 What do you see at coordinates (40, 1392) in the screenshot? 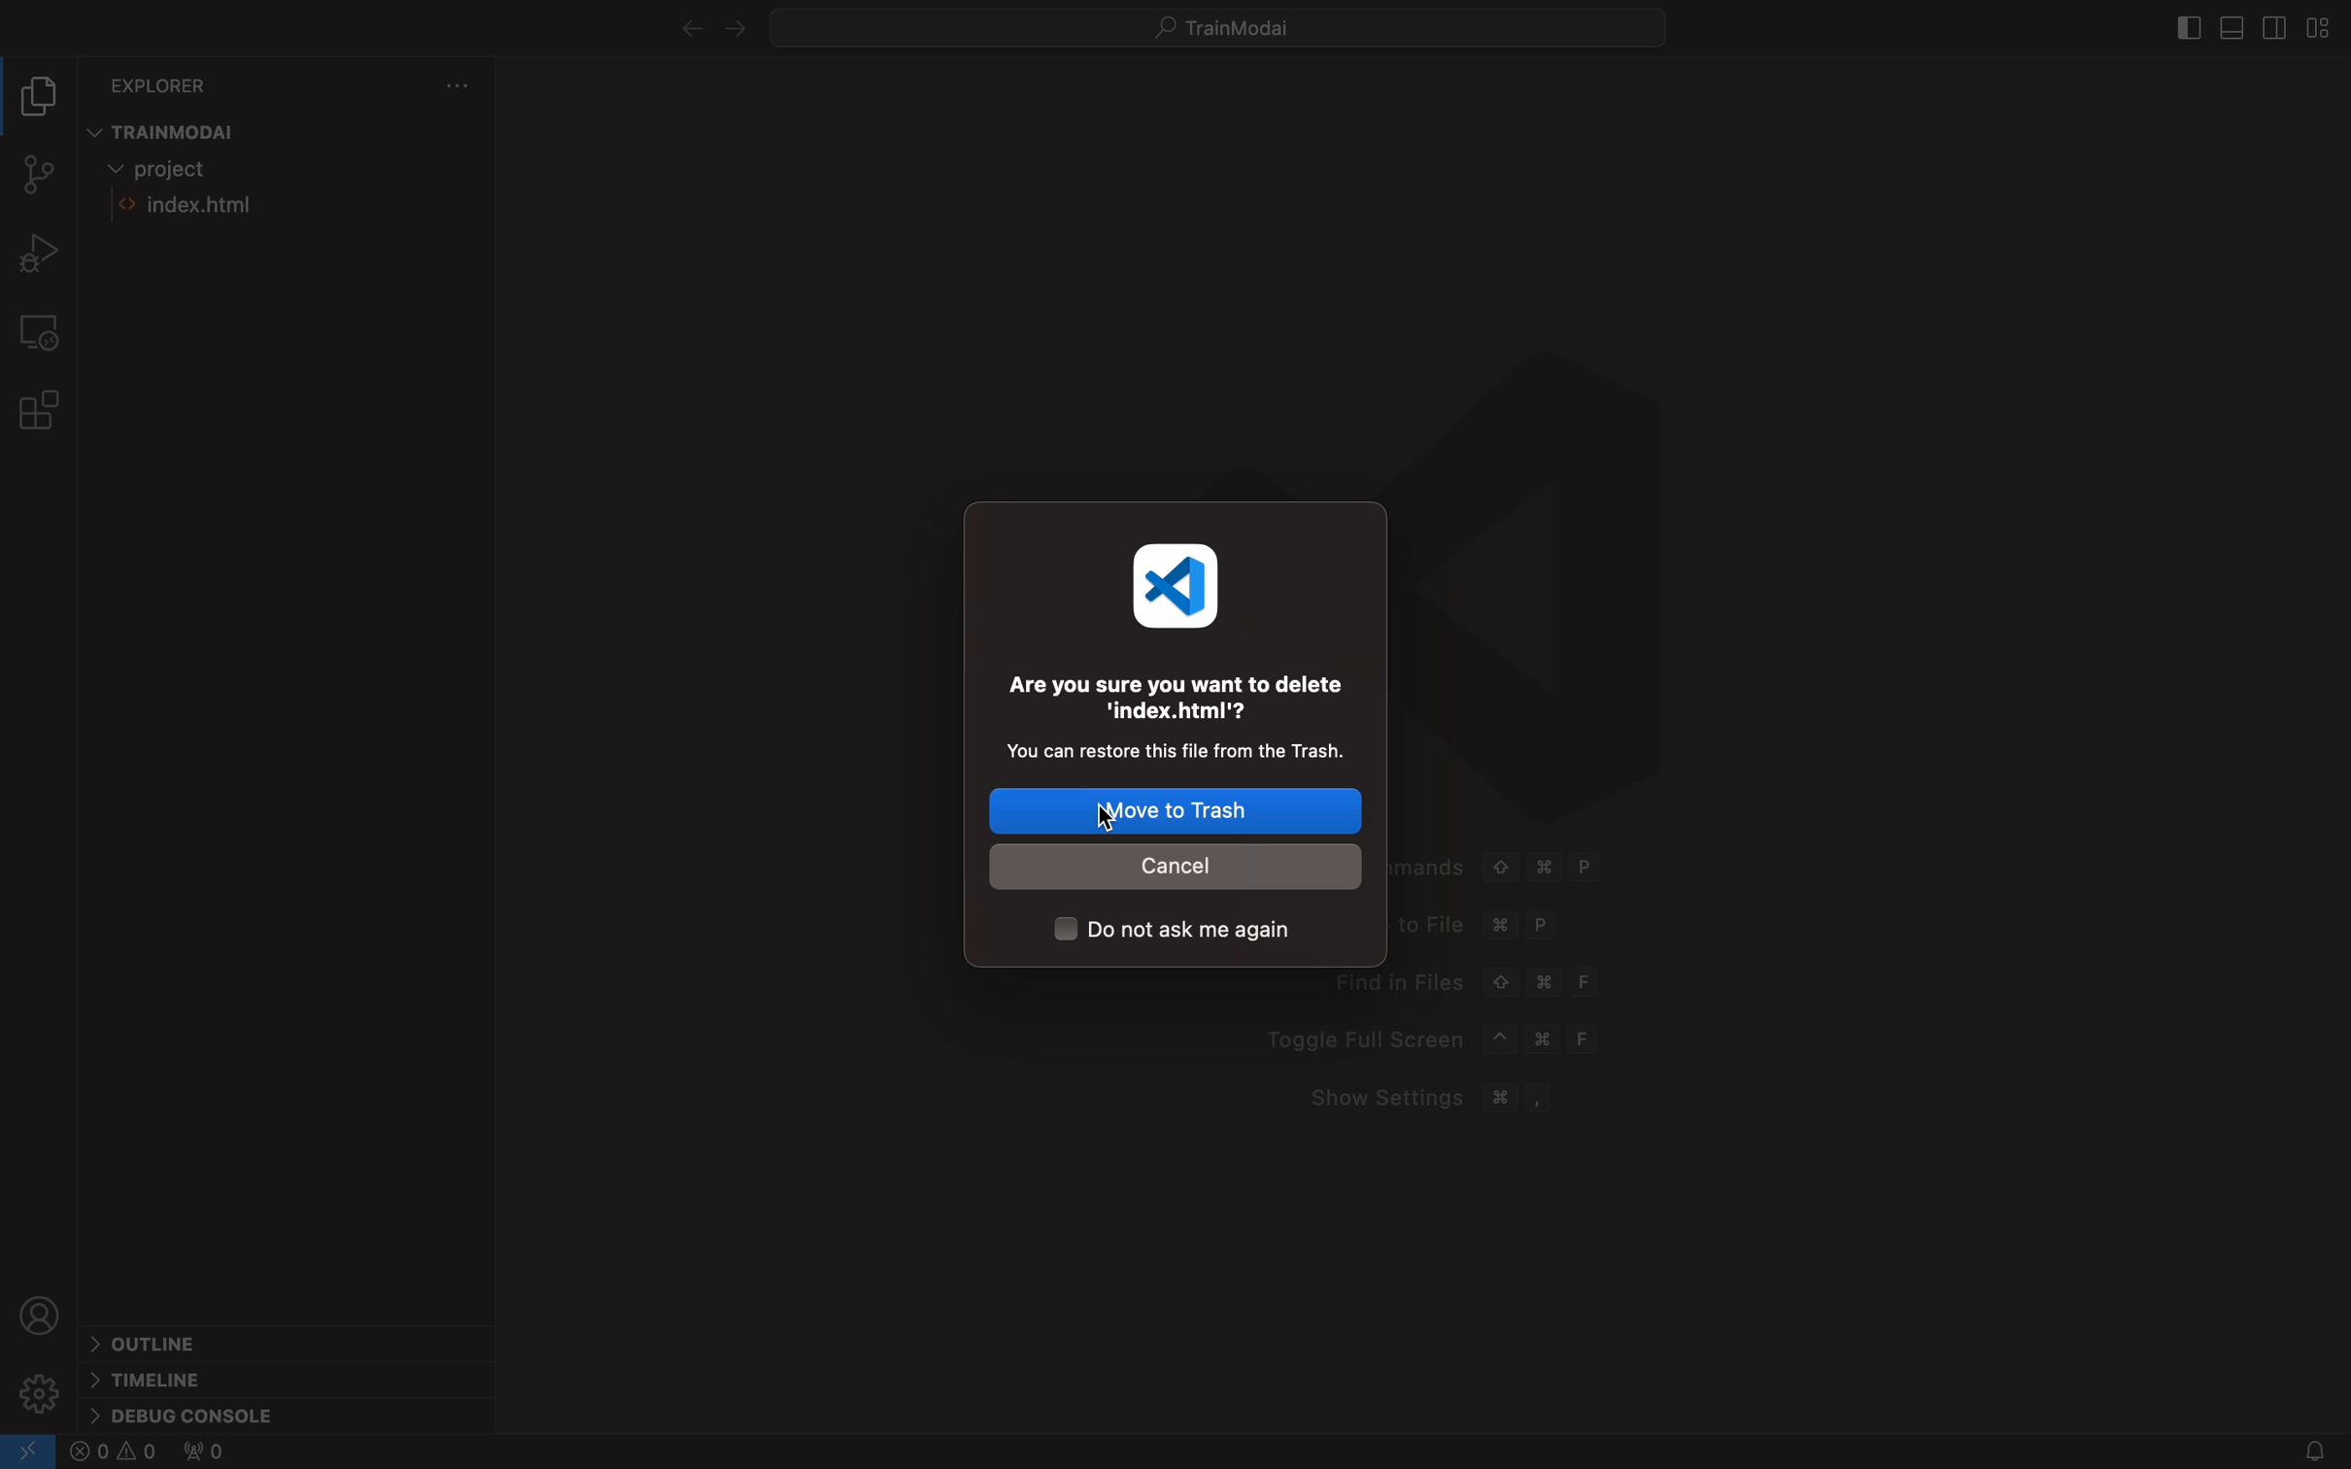
I see `settingd` at bounding box center [40, 1392].